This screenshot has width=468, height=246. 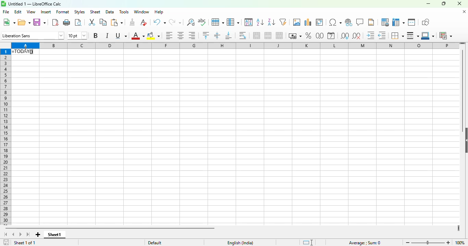 What do you see at coordinates (411, 22) in the screenshot?
I see `split window` at bounding box center [411, 22].